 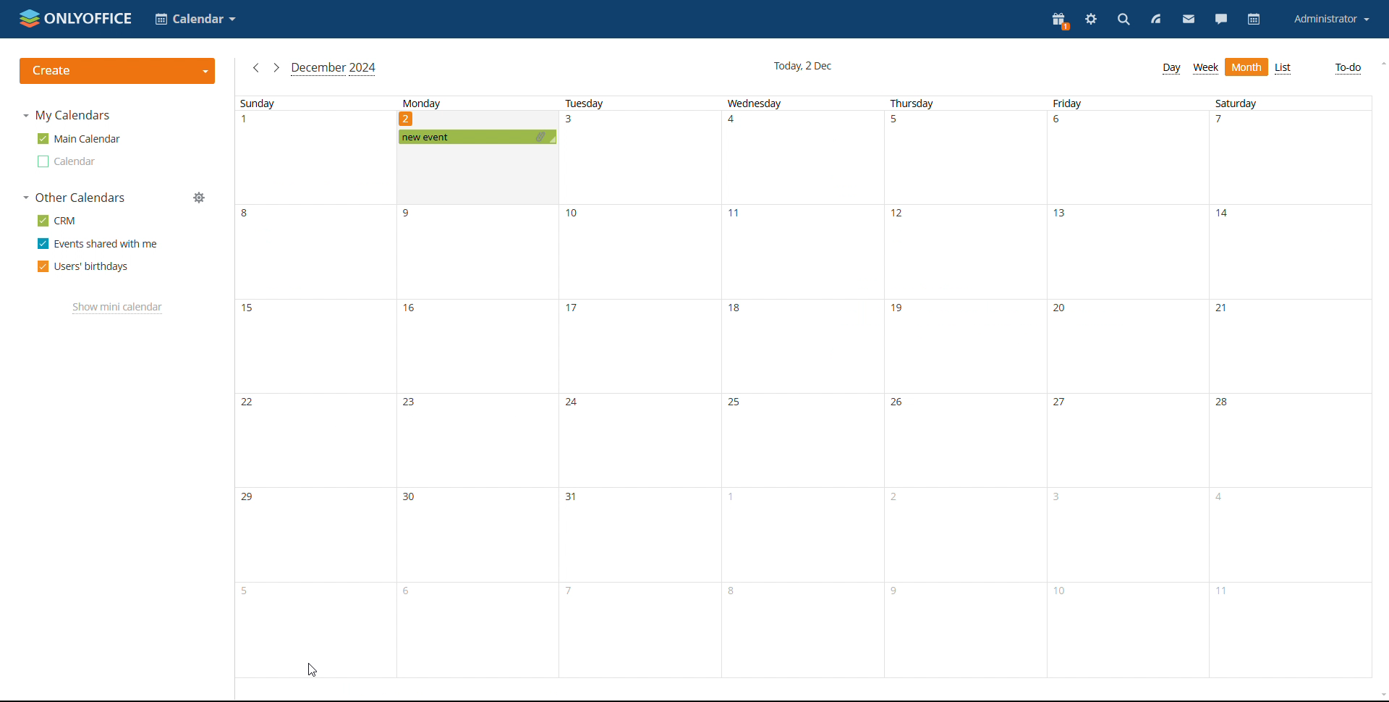 I want to click on sunday, so click(x=316, y=386).